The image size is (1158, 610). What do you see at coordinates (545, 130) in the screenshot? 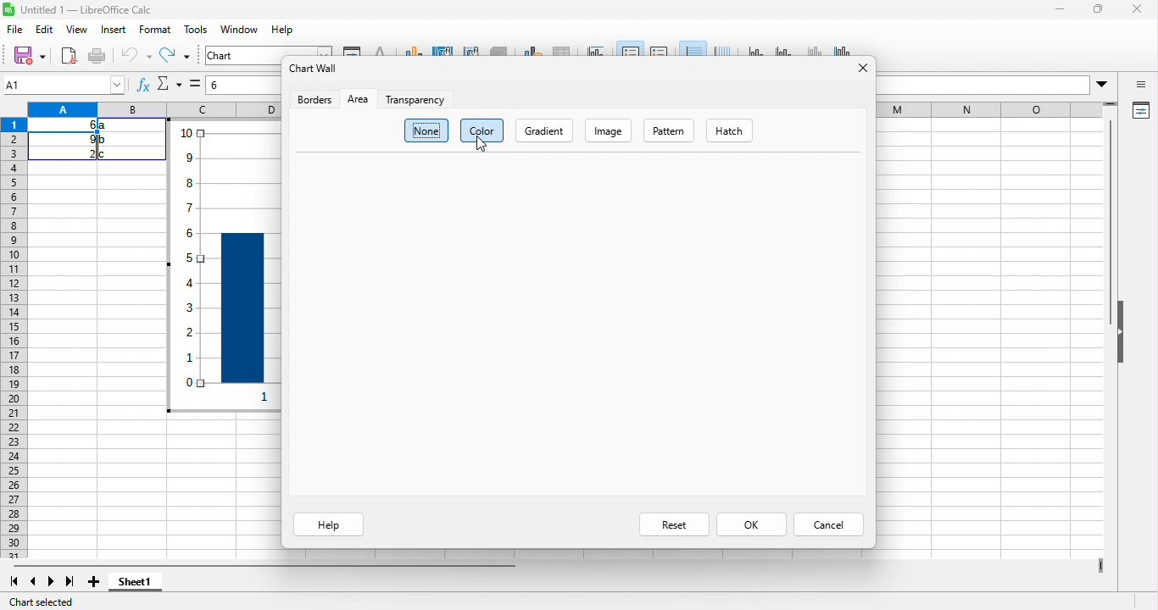
I see `gradient` at bounding box center [545, 130].